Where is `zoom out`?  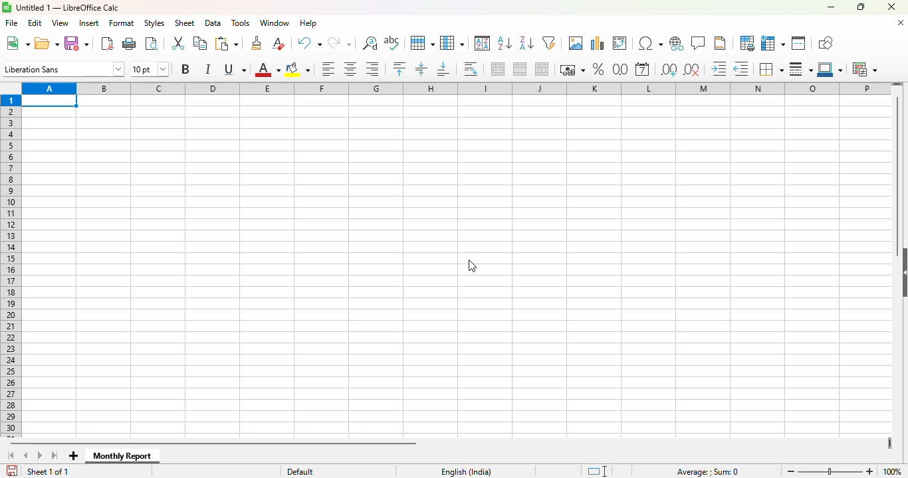
zoom out is located at coordinates (791, 471).